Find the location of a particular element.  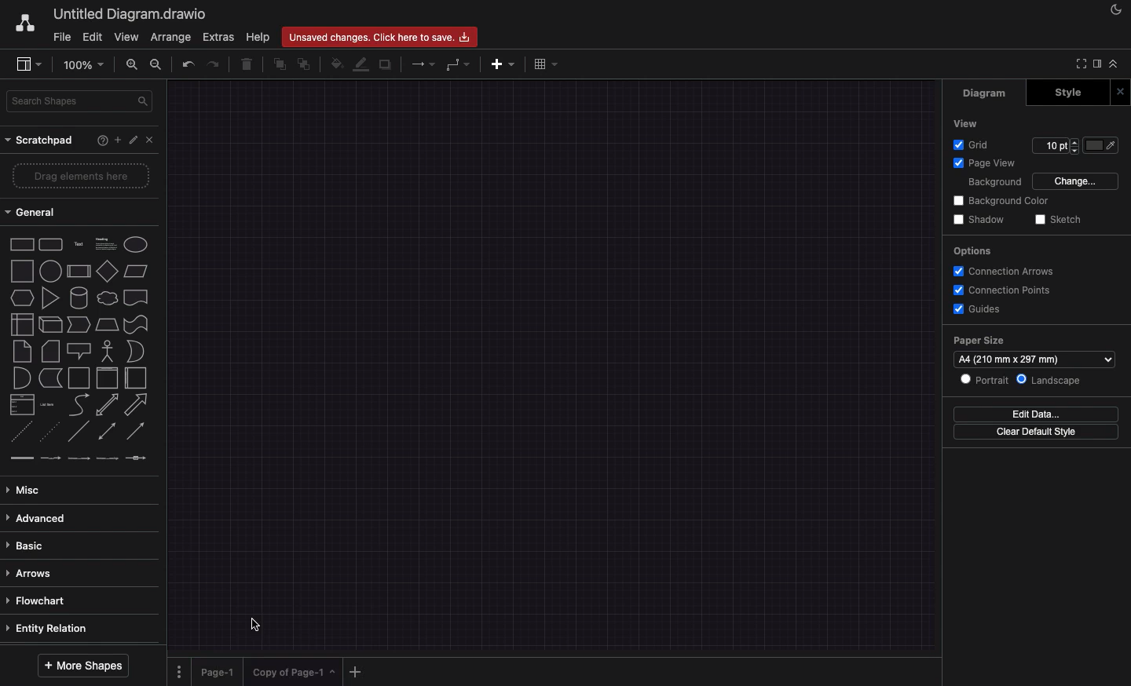

background is located at coordinates (993, 182).